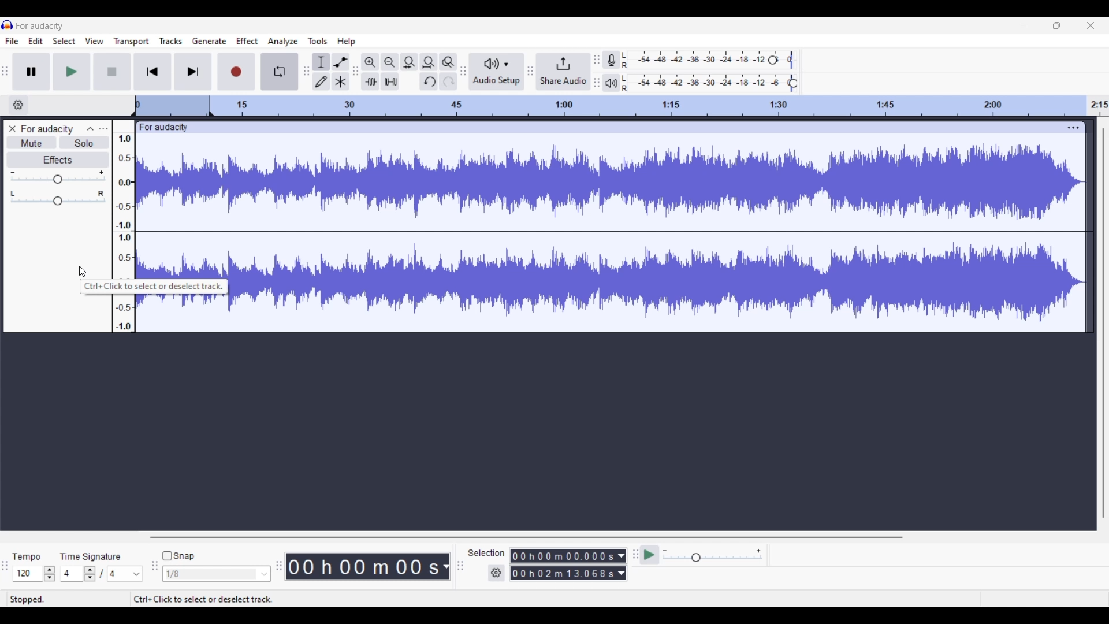  I want to click on Solo, so click(84, 143).